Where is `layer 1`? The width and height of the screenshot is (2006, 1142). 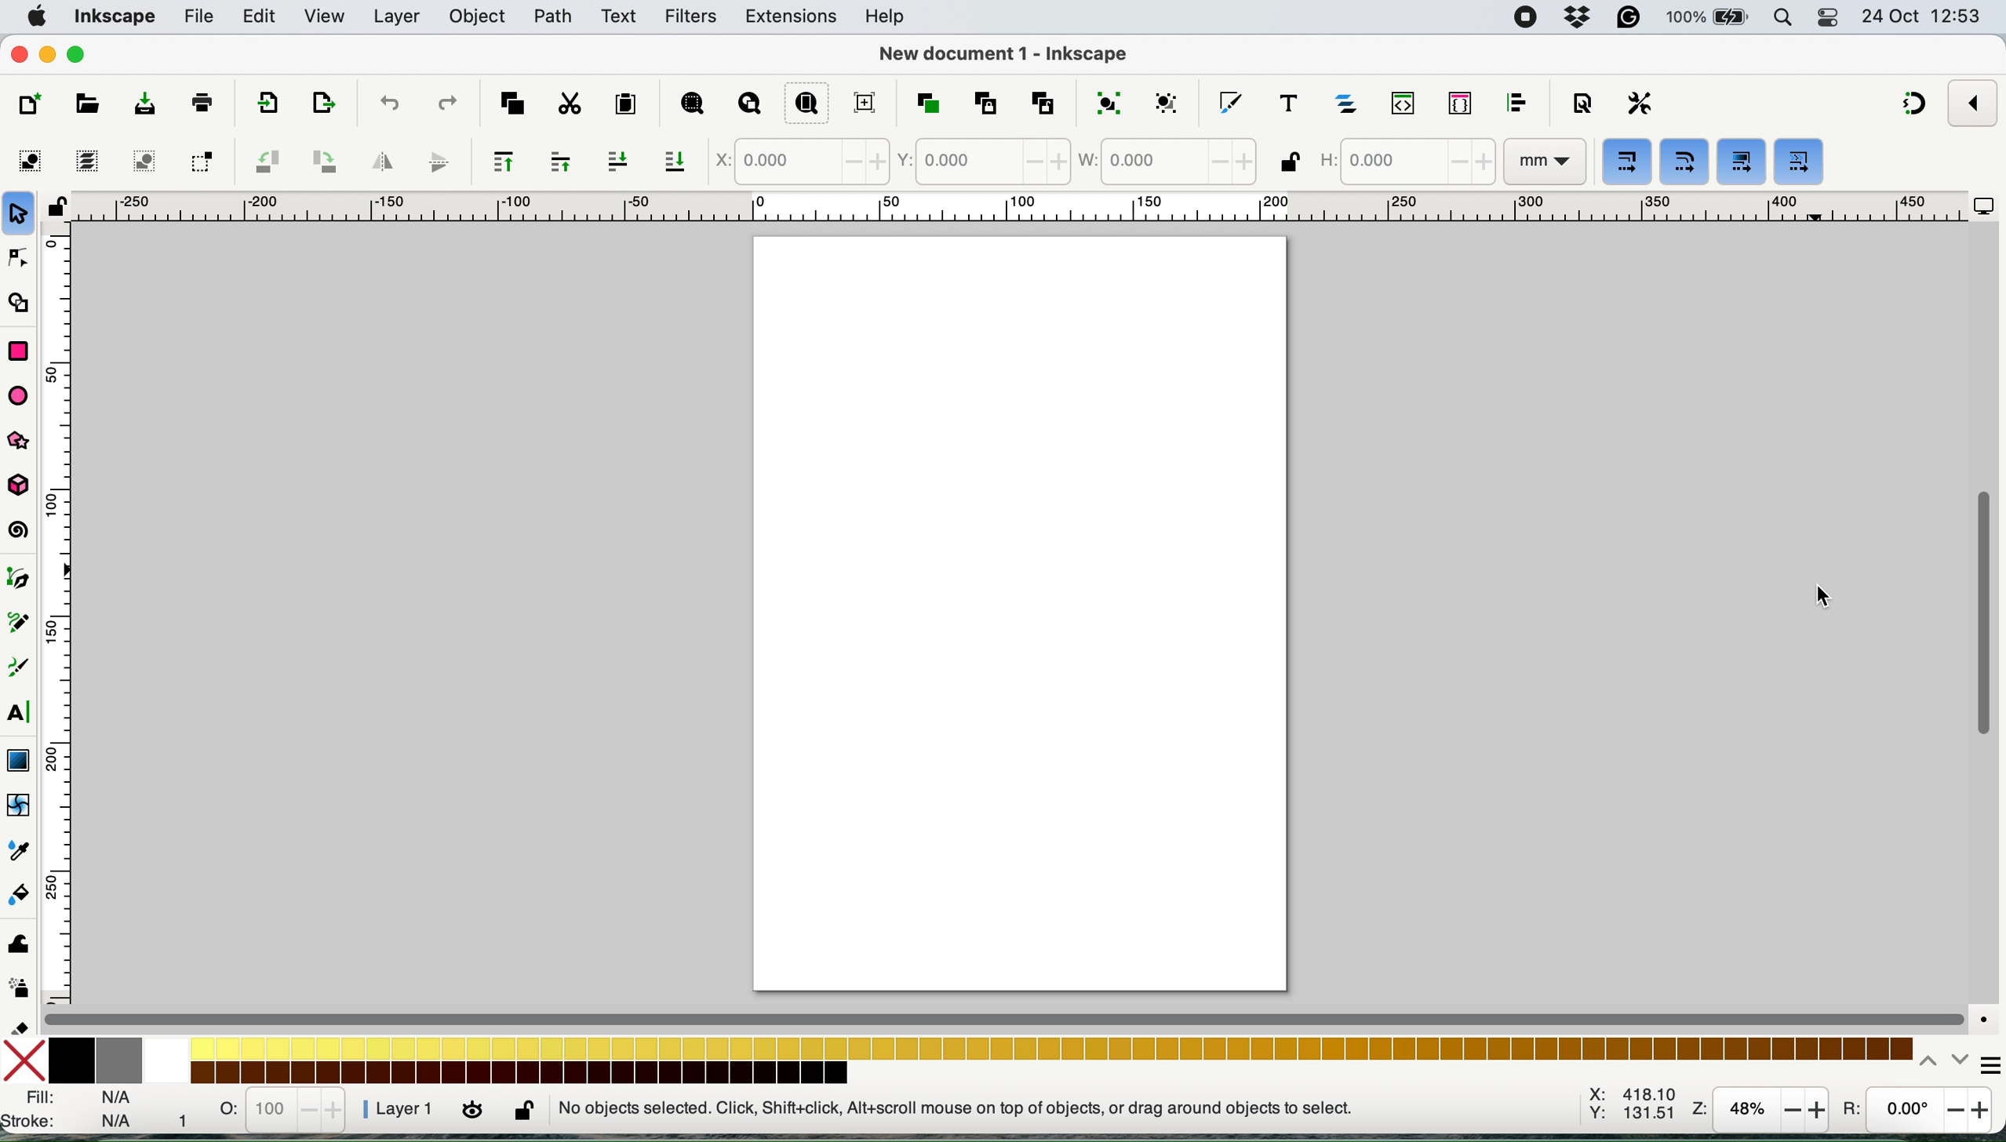
layer 1 is located at coordinates (397, 1108).